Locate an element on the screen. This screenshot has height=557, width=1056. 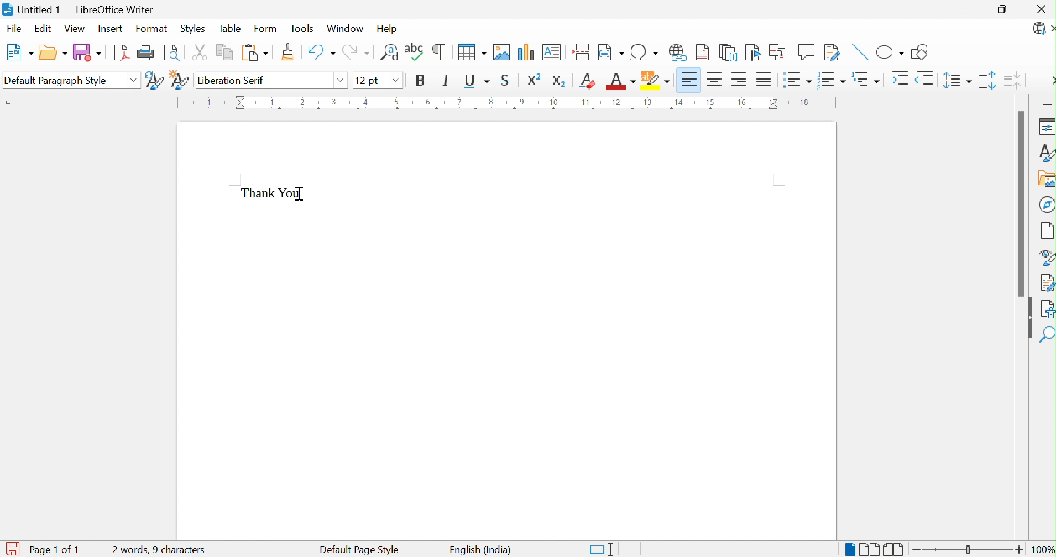
Insert Comment is located at coordinates (807, 52).